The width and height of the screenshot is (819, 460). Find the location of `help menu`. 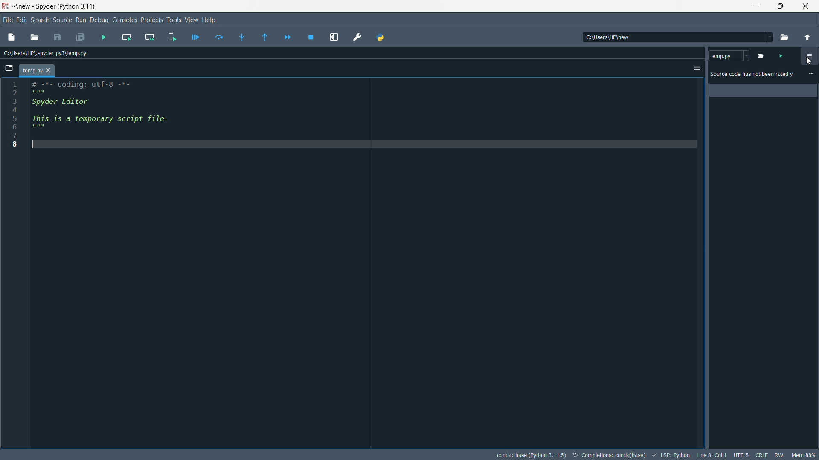

help menu is located at coordinates (211, 20).